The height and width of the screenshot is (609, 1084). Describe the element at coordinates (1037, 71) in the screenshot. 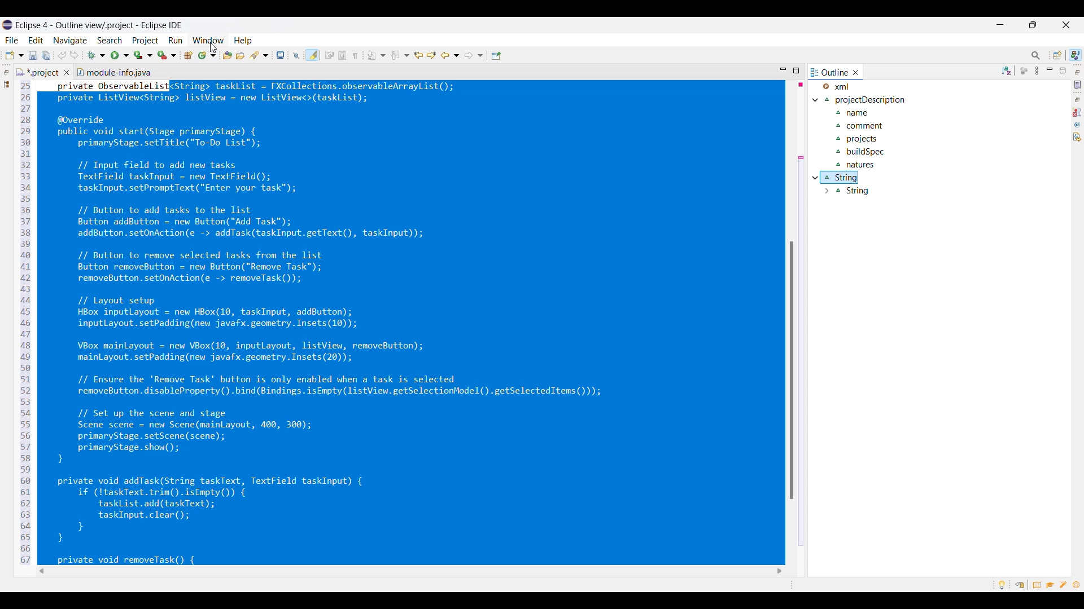

I see `View menu` at that location.